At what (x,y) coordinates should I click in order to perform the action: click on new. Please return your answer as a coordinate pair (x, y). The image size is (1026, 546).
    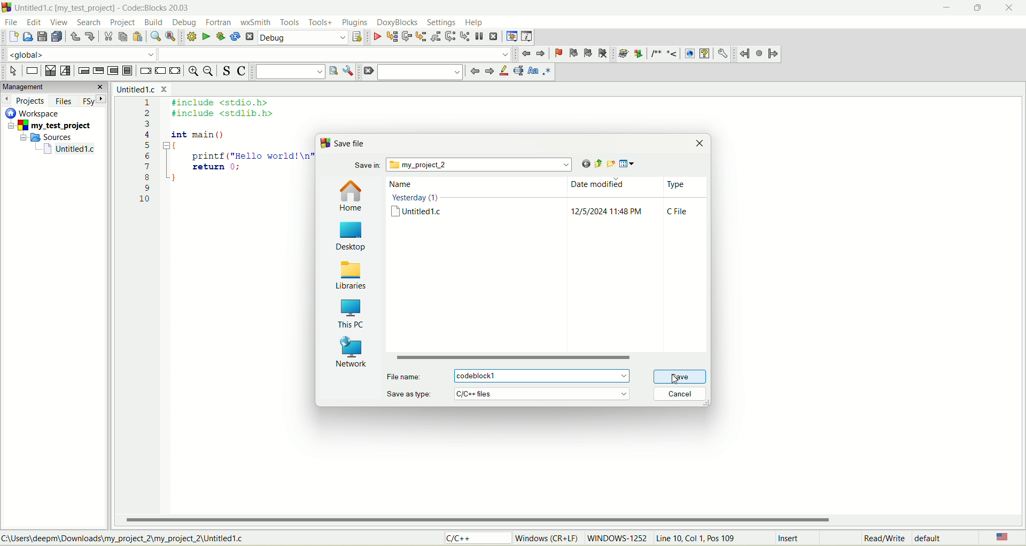
    Looking at the image, I should click on (12, 37).